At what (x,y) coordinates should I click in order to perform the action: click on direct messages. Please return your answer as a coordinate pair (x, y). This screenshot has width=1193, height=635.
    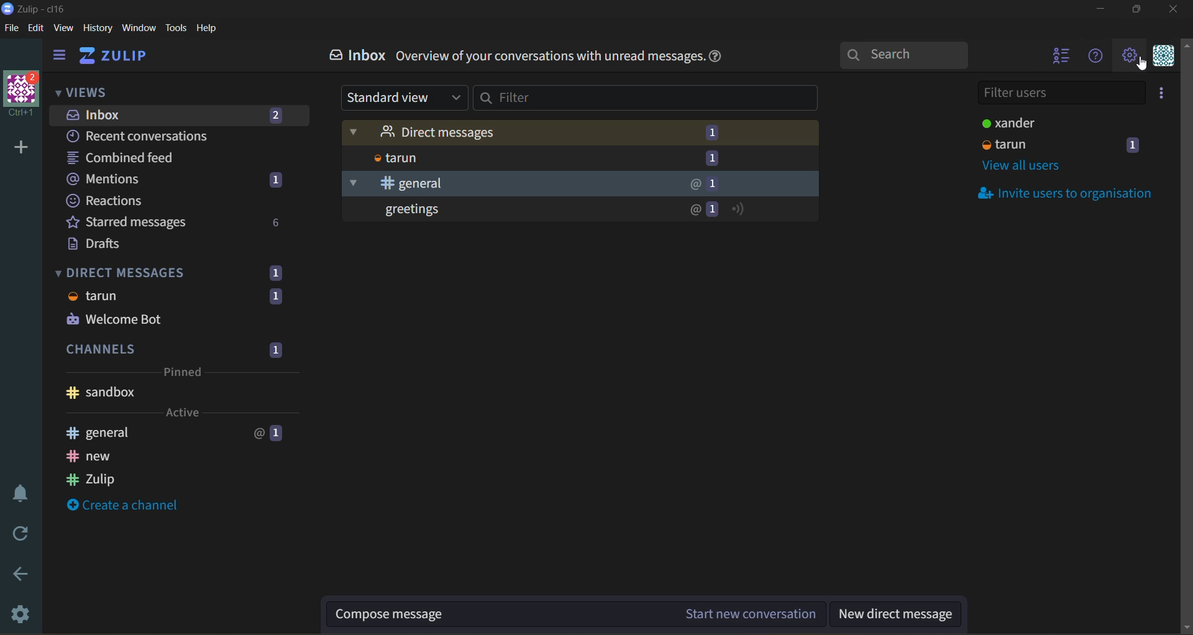
    Looking at the image, I should click on (170, 273).